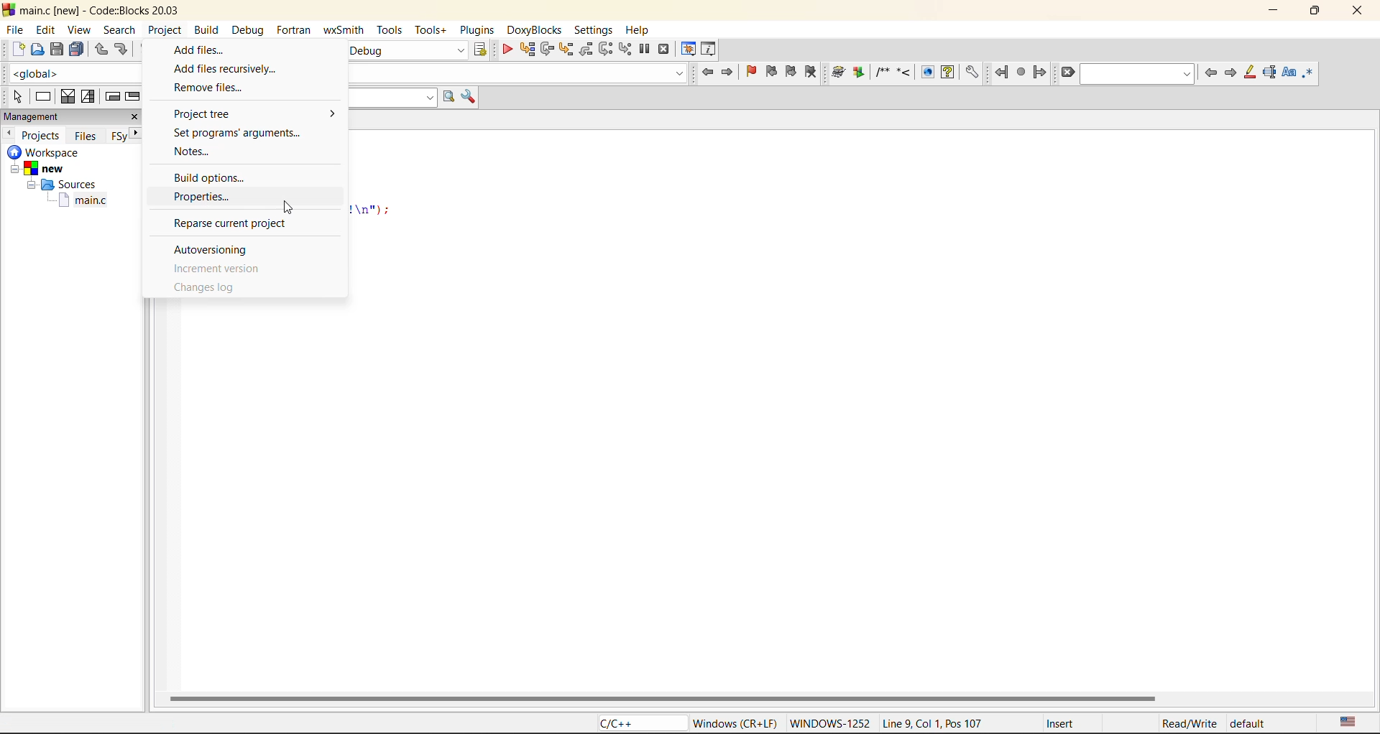 Image resolution: width=1380 pixels, height=734 pixels. What do you see at coordinates (1271, 12) in the screenshot?
I see `minimize` at bounding box center [1271, 12].